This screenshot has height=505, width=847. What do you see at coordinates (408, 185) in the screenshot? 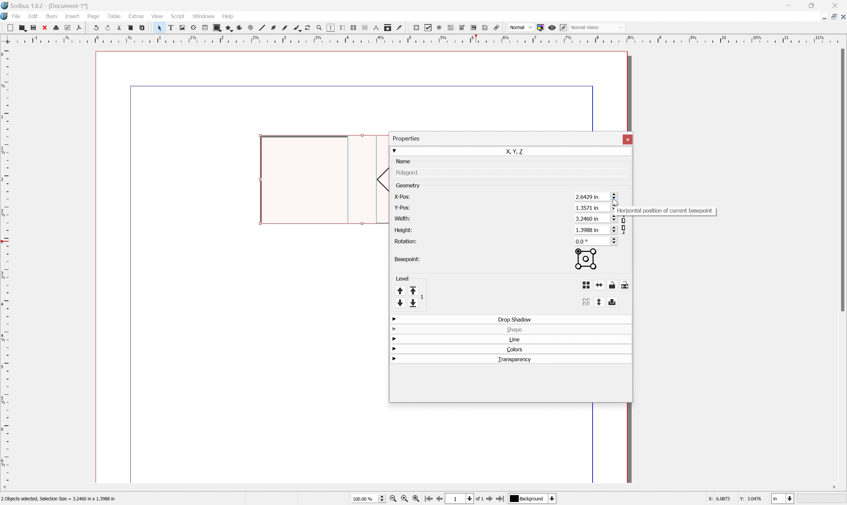
I see `geometry` at bounding box center [408, 185].